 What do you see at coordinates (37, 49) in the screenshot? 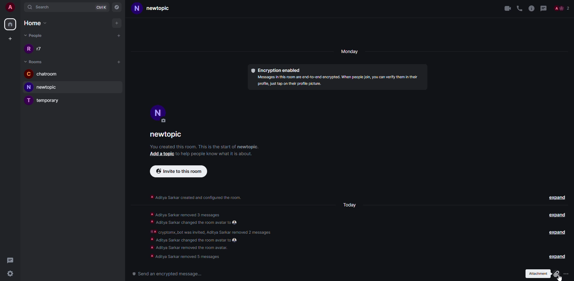
I see `people` at bounding box center [37, 49].